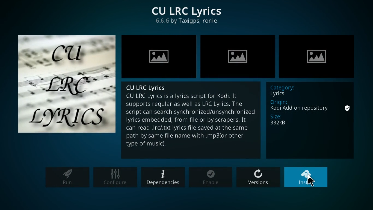 The image size is (373, 210). Describe the element at coordinates (210, 177) in the screenshot. I see `enable` at that location.